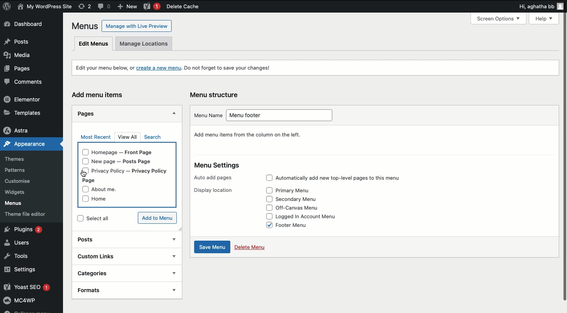 This screenshot has width=567, height=313. I want to click on Help, so click(546, 18).